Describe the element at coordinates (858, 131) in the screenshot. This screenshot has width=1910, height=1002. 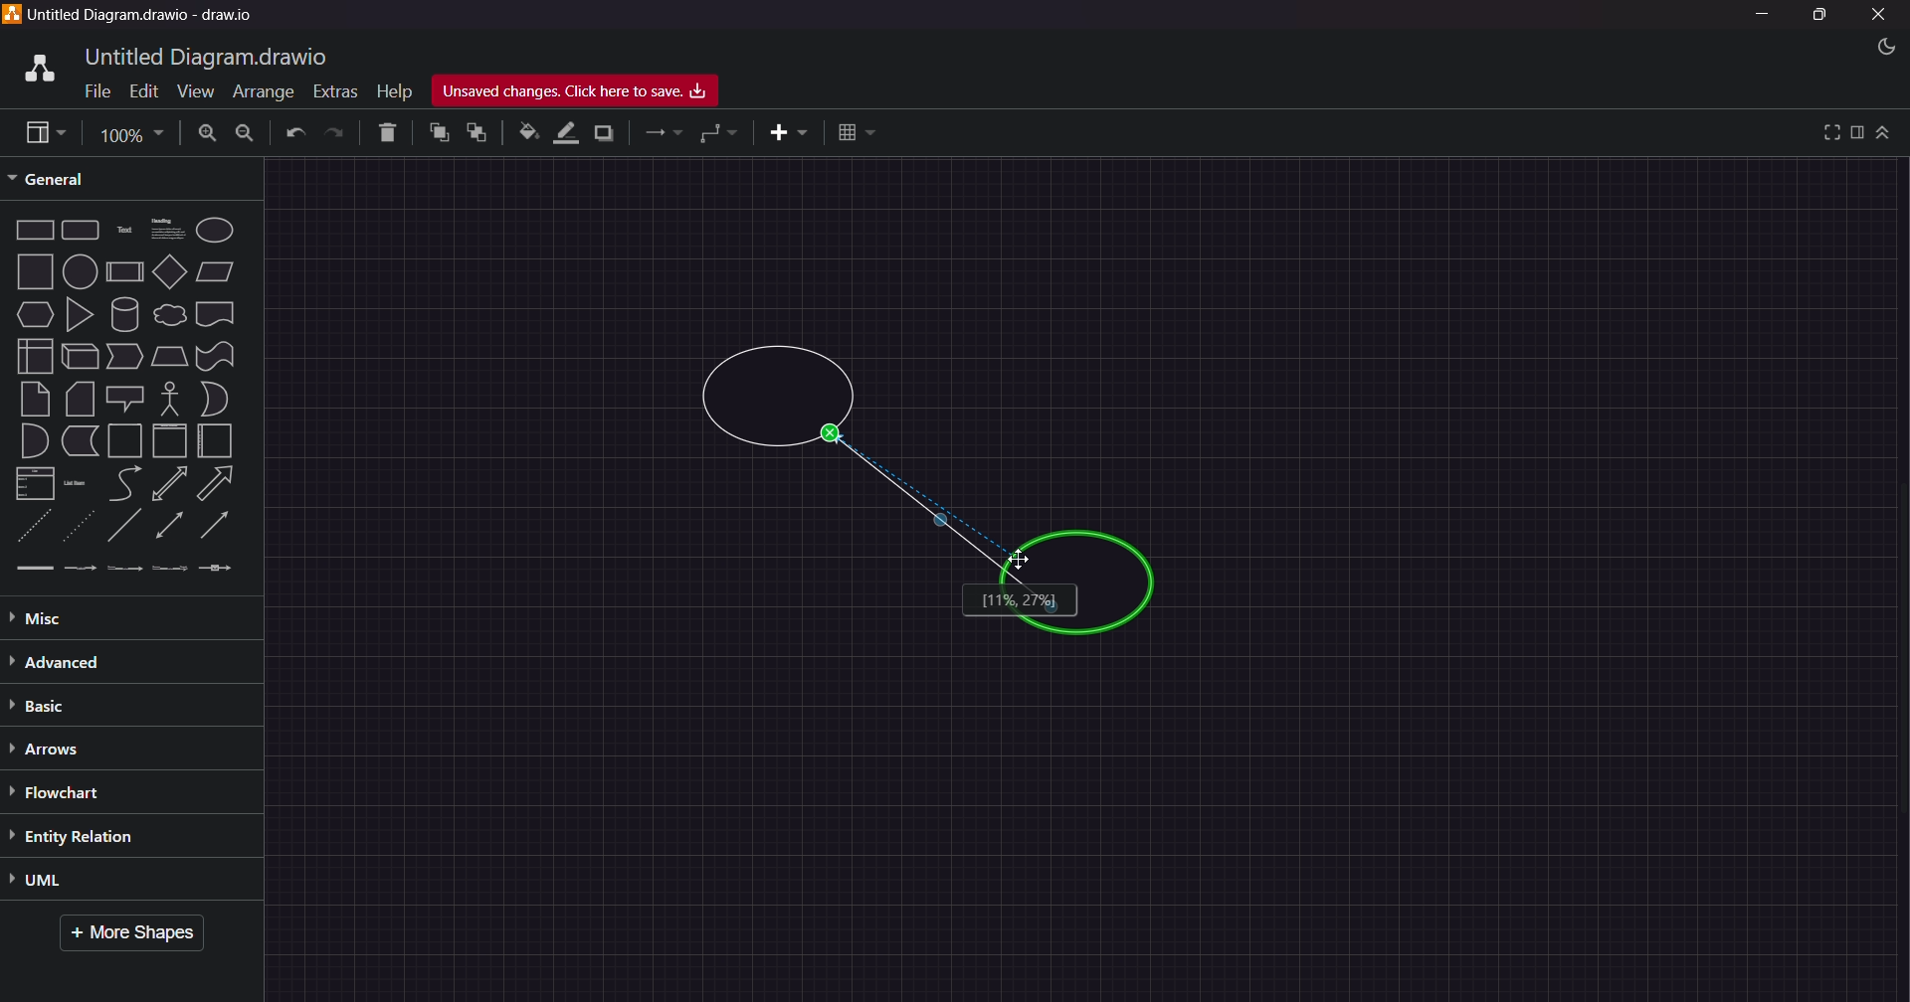
I see `table` at that location.